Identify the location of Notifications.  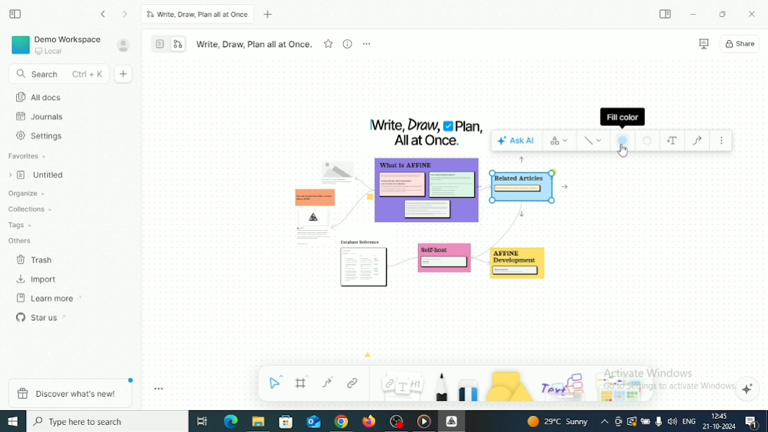
(750, 422).